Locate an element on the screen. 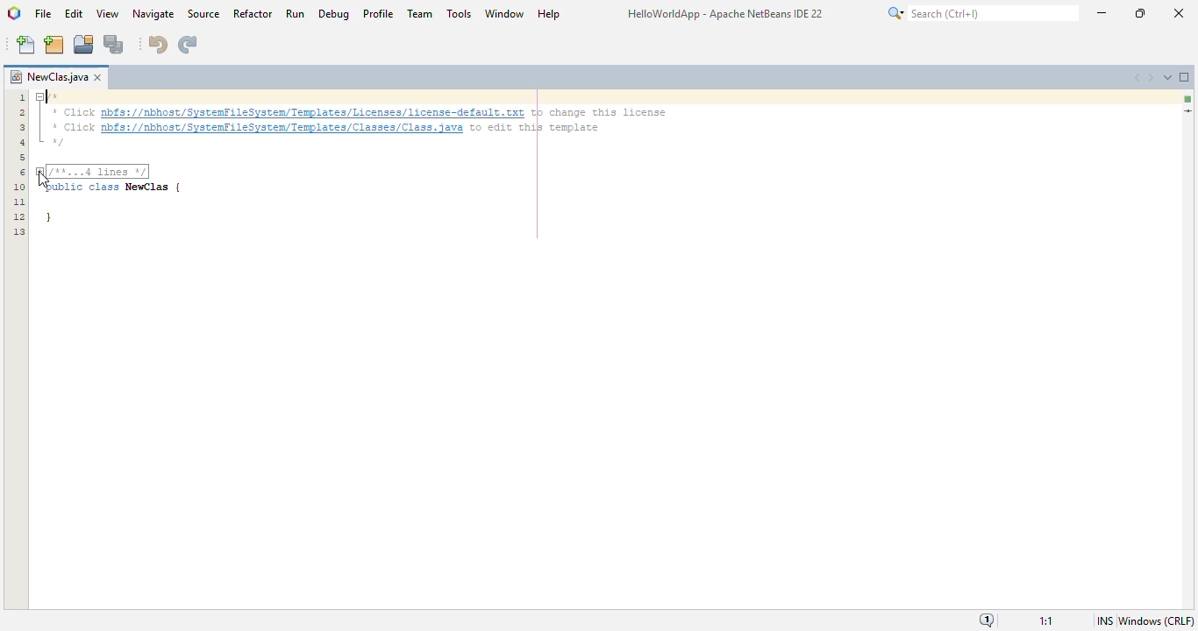  tools is located at coordinates (458, 12).